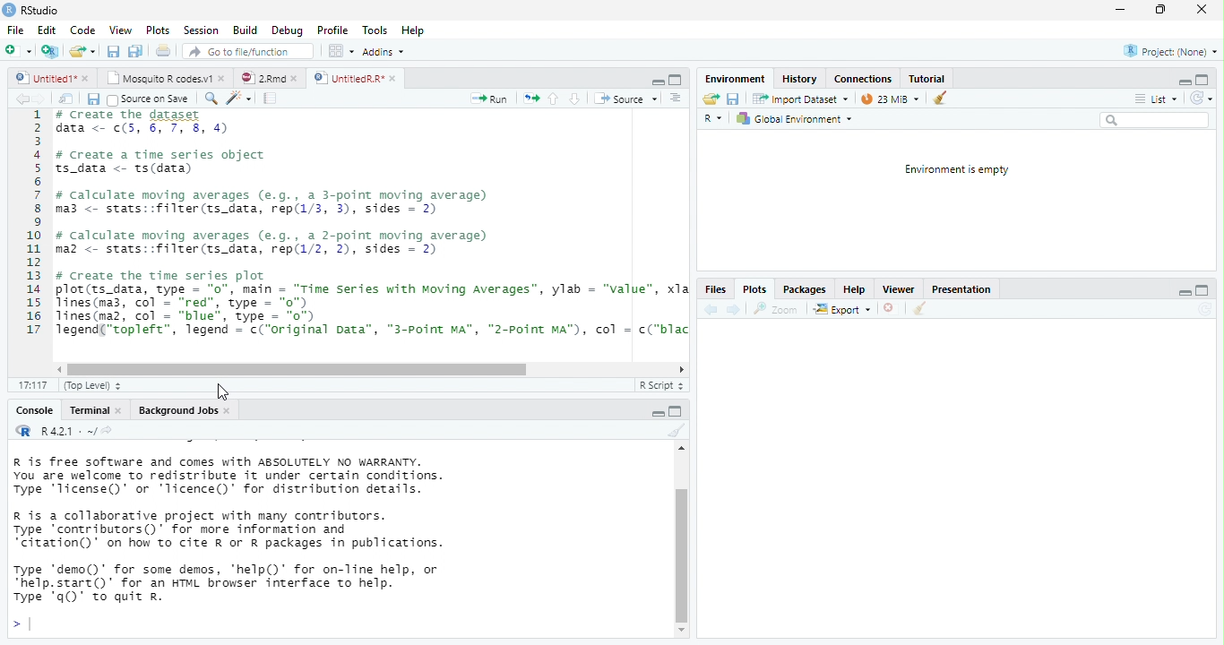  I want to click on View, so click(119, 30).